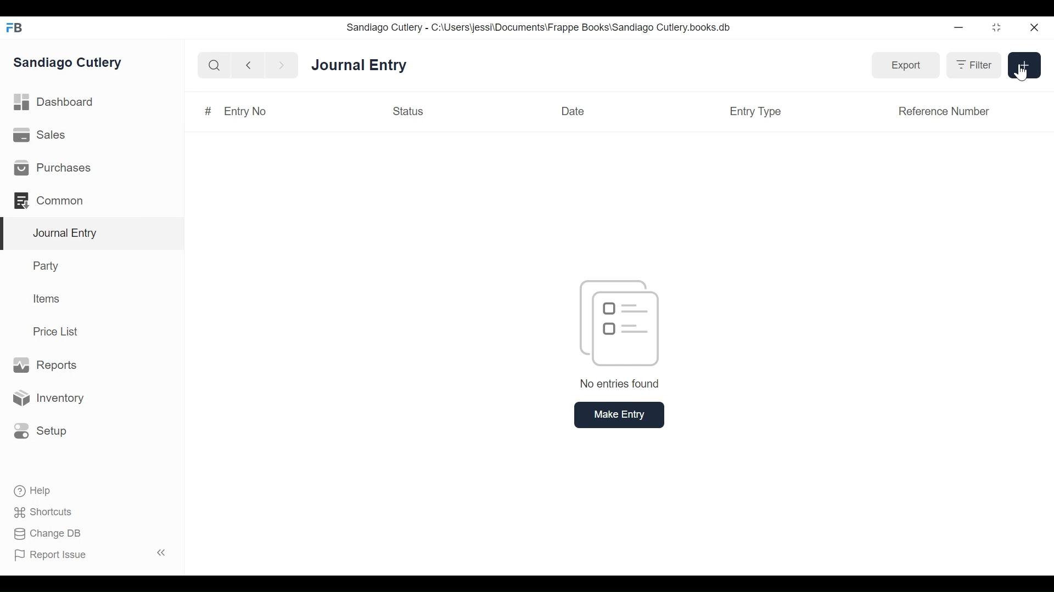 The image size is (1054, 592). I want to click on Export, so click(906, 66).